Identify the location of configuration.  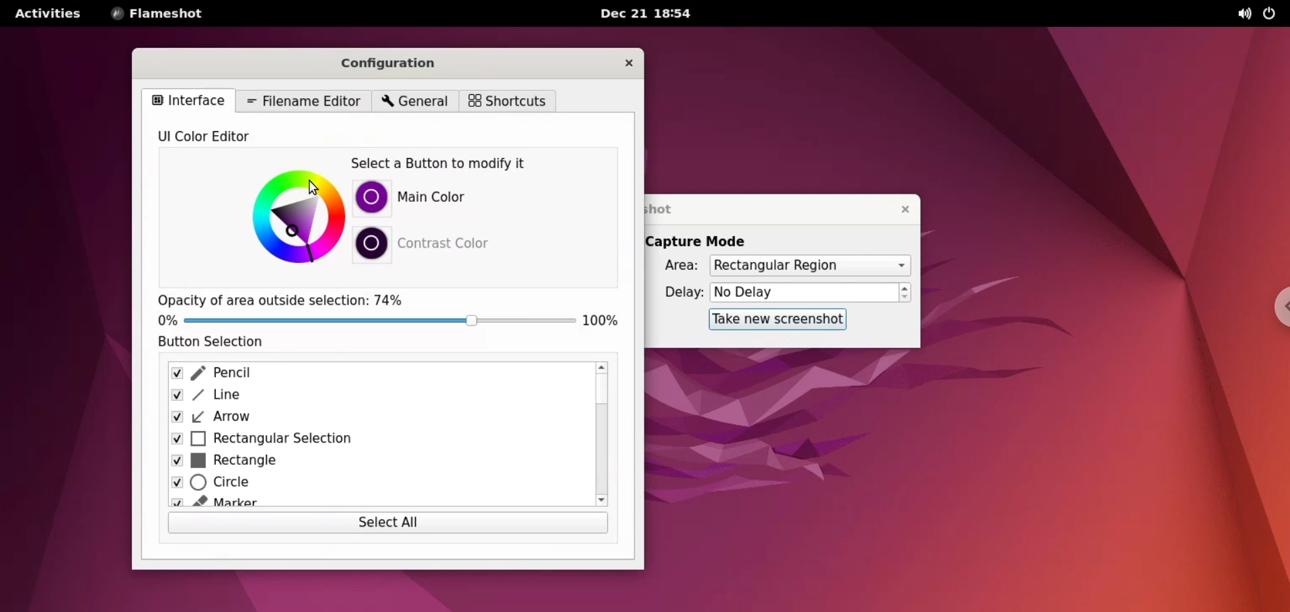
(408, 65).